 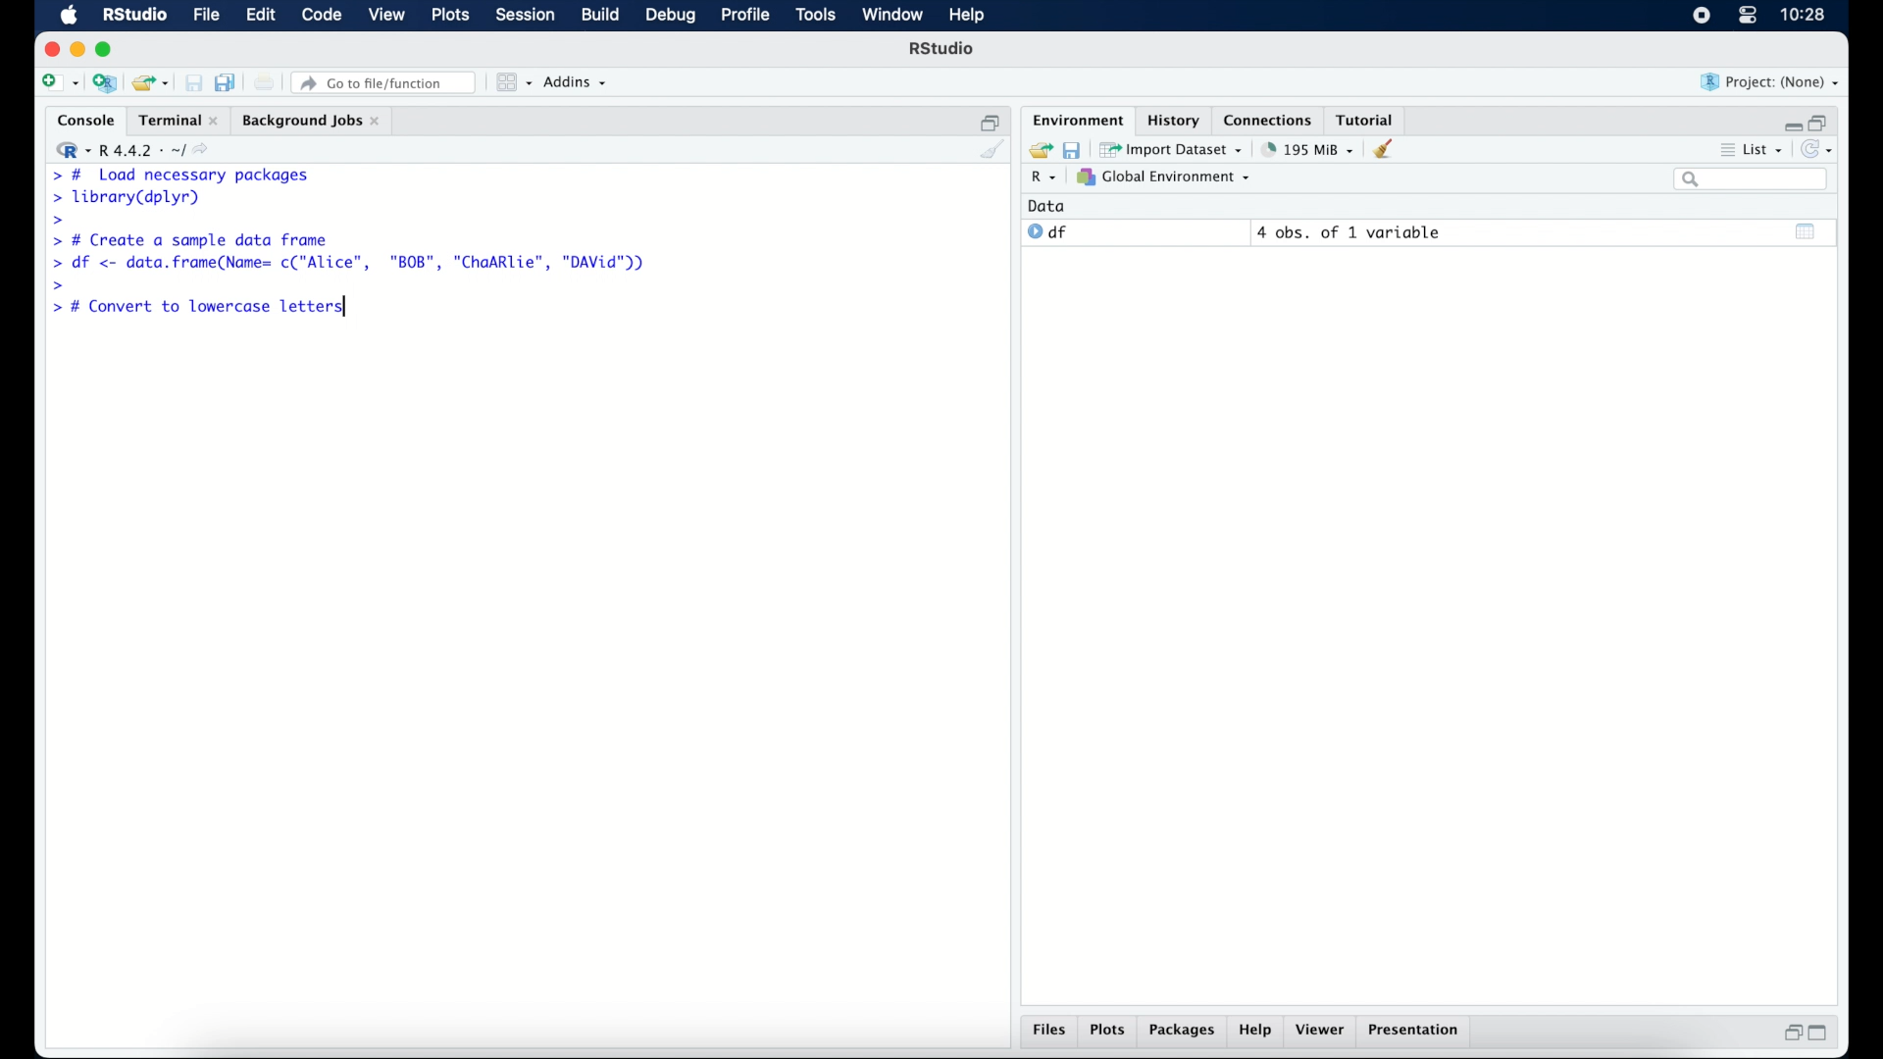 What do you see at coordinates (1803, 15) in the screenshot?
I see `10.27` at bounding box center [1803, 15].